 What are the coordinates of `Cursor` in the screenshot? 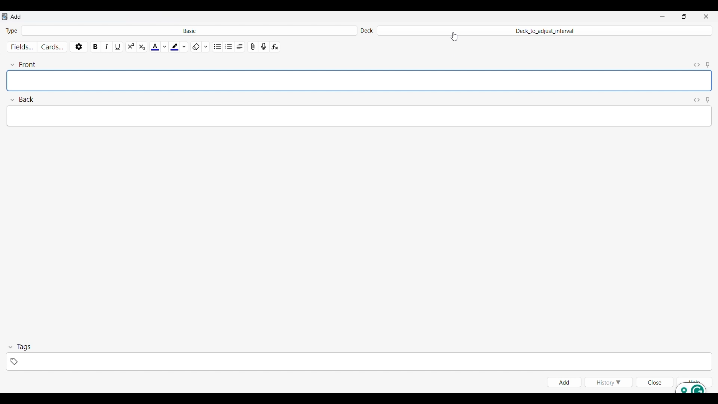 It's located at (455, 36).